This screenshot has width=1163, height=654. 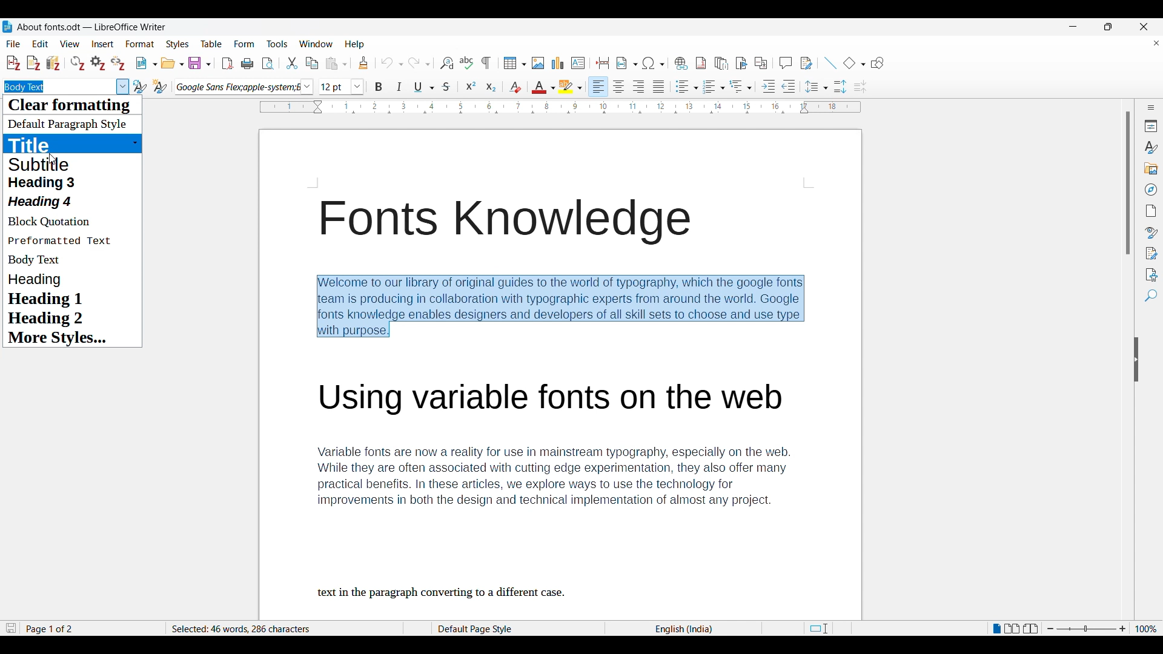 I want to click on Paste, so click(x=336, y=64).